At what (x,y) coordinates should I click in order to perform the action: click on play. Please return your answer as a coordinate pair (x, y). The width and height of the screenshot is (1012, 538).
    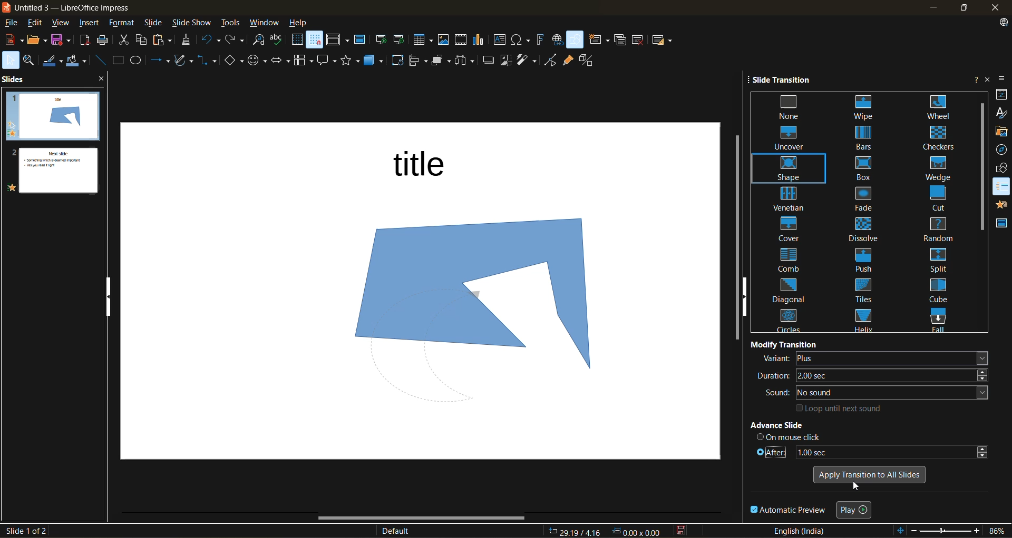
    Looking at the image, I should click on (856, 509).